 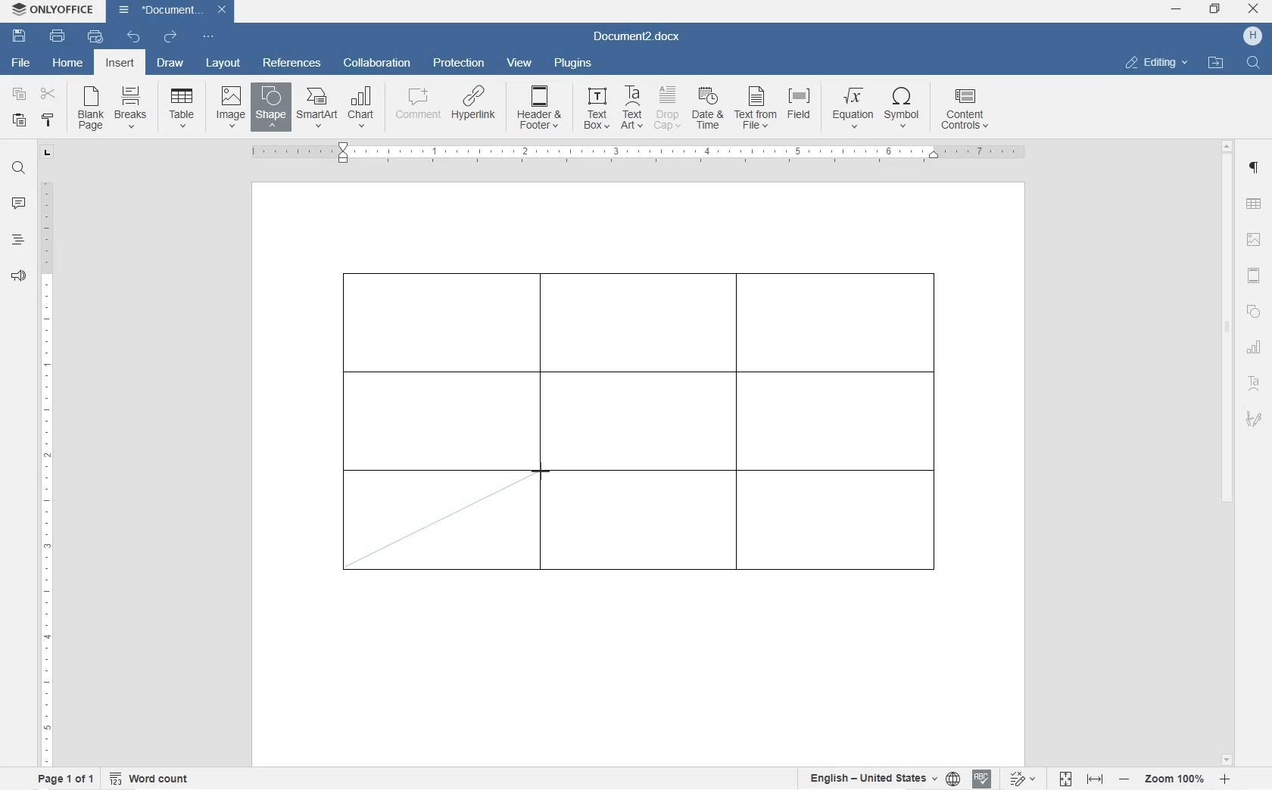 I want to click on fit to page or width, so click(x=1081, y=778).